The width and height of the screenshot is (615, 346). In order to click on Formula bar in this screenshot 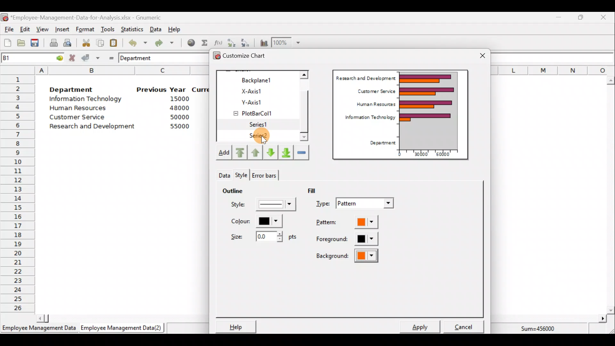, I will do `click(554, 58)`.